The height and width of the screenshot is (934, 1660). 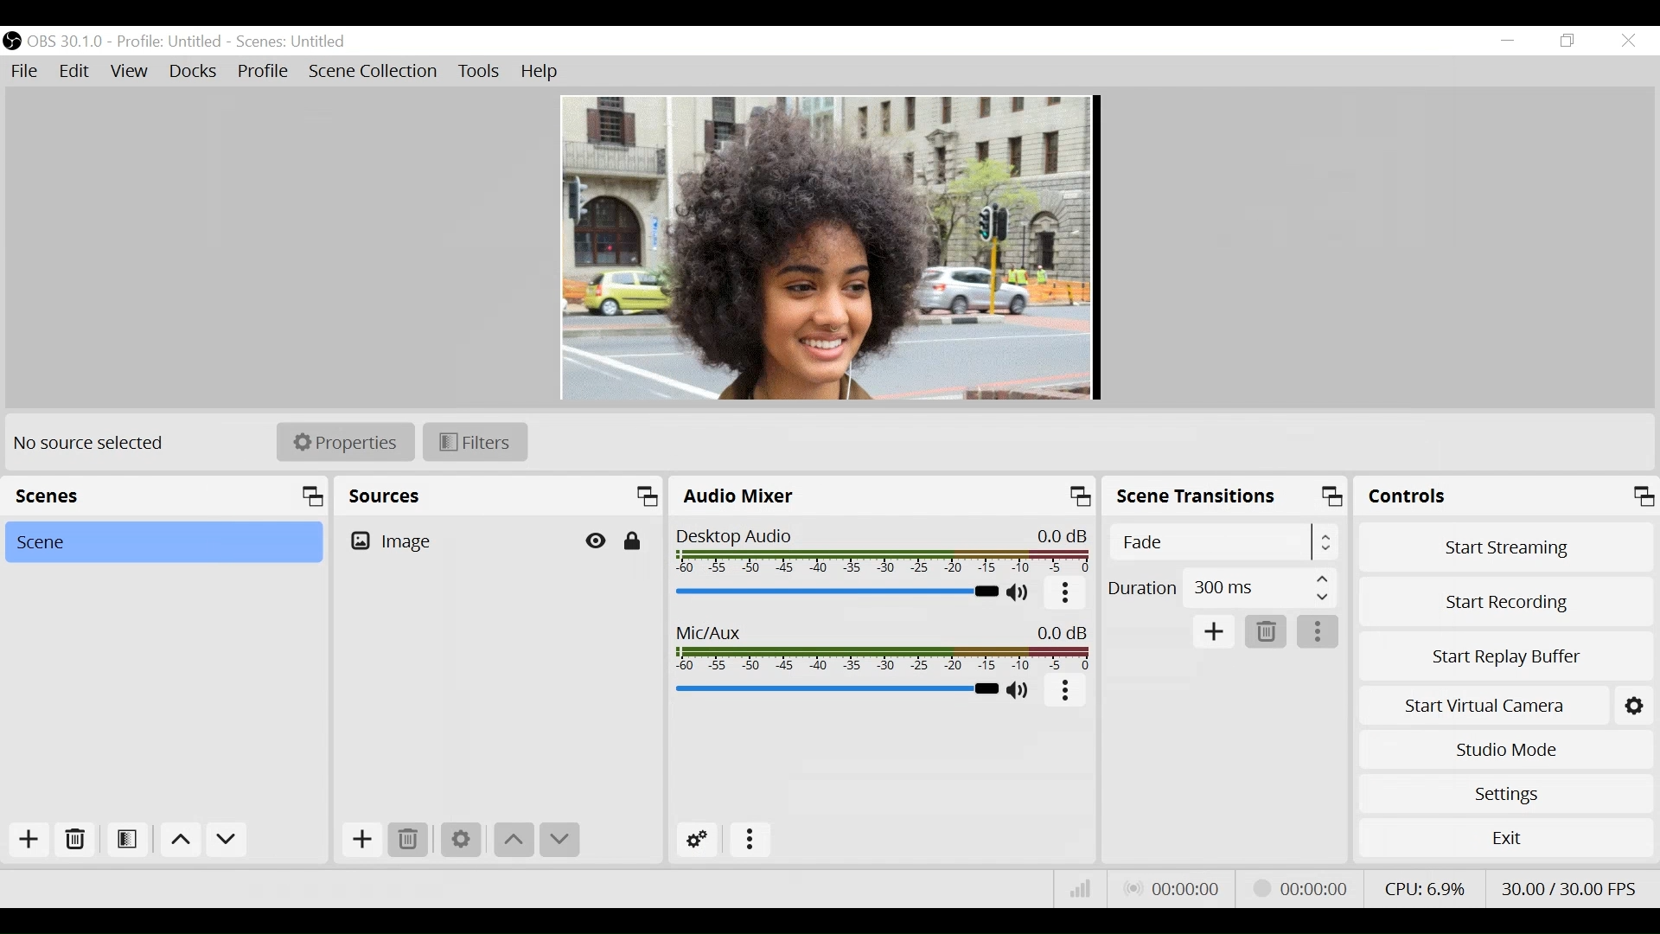 What do you see at coordinates (227, 841) in the screenshot?
I see `Move down` at bounding box center [227, 841].